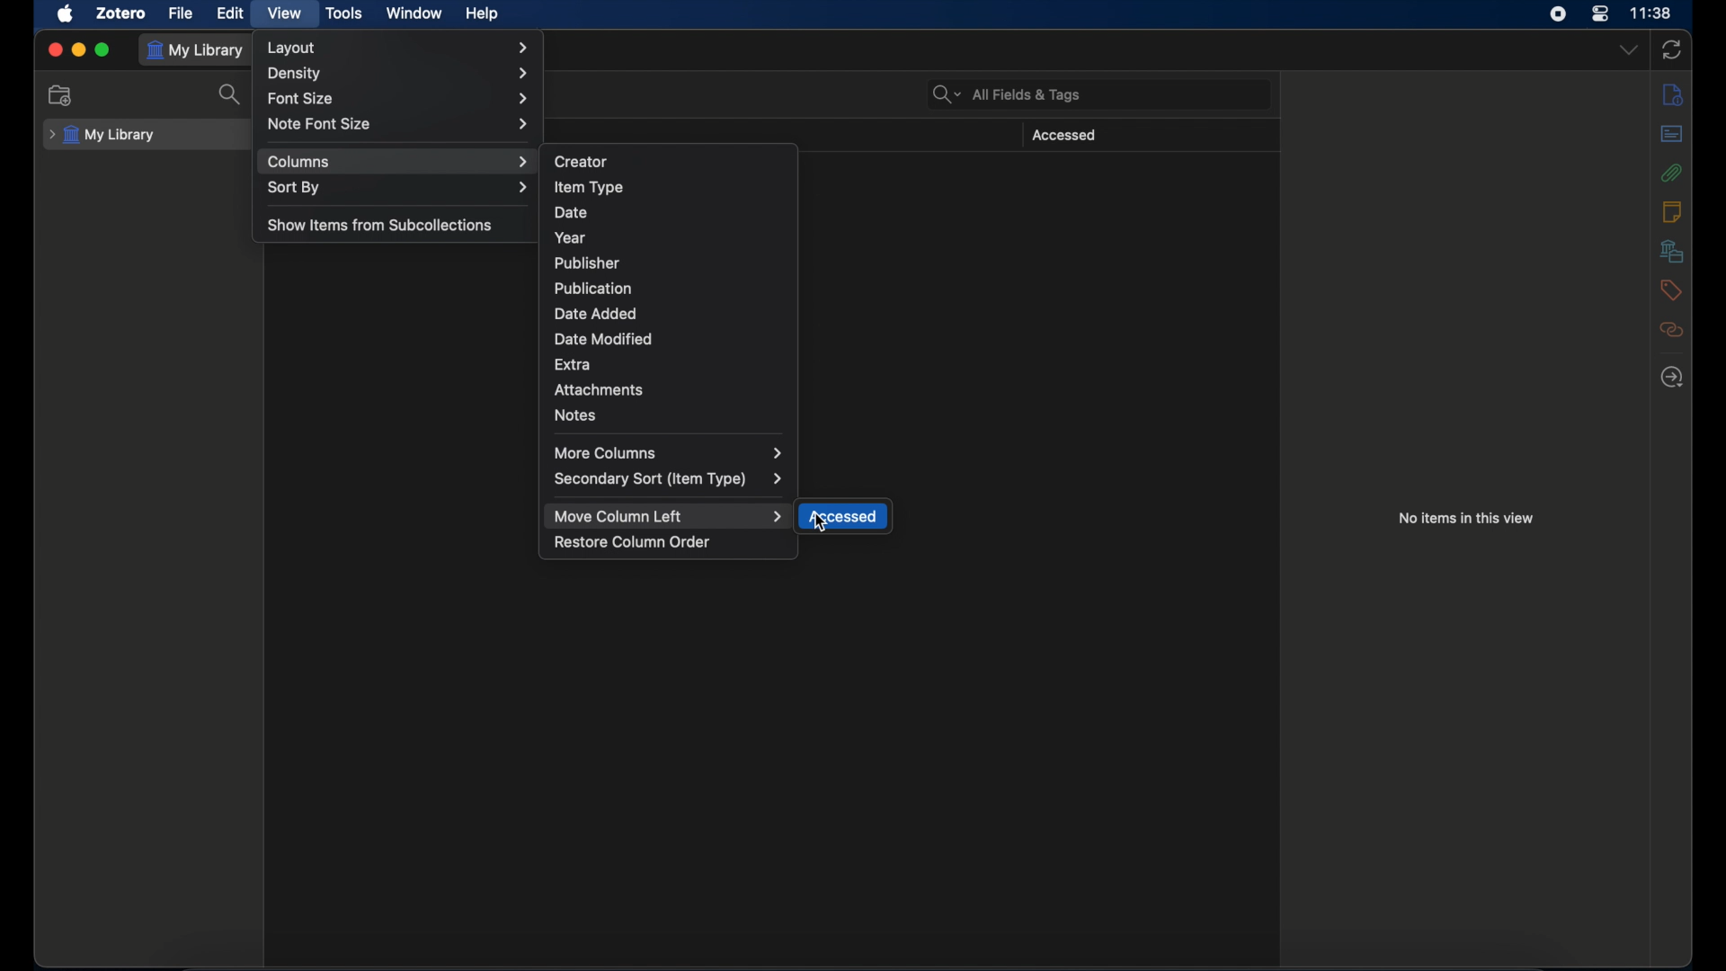  I want to click on secondary sort, so click(670, 479).